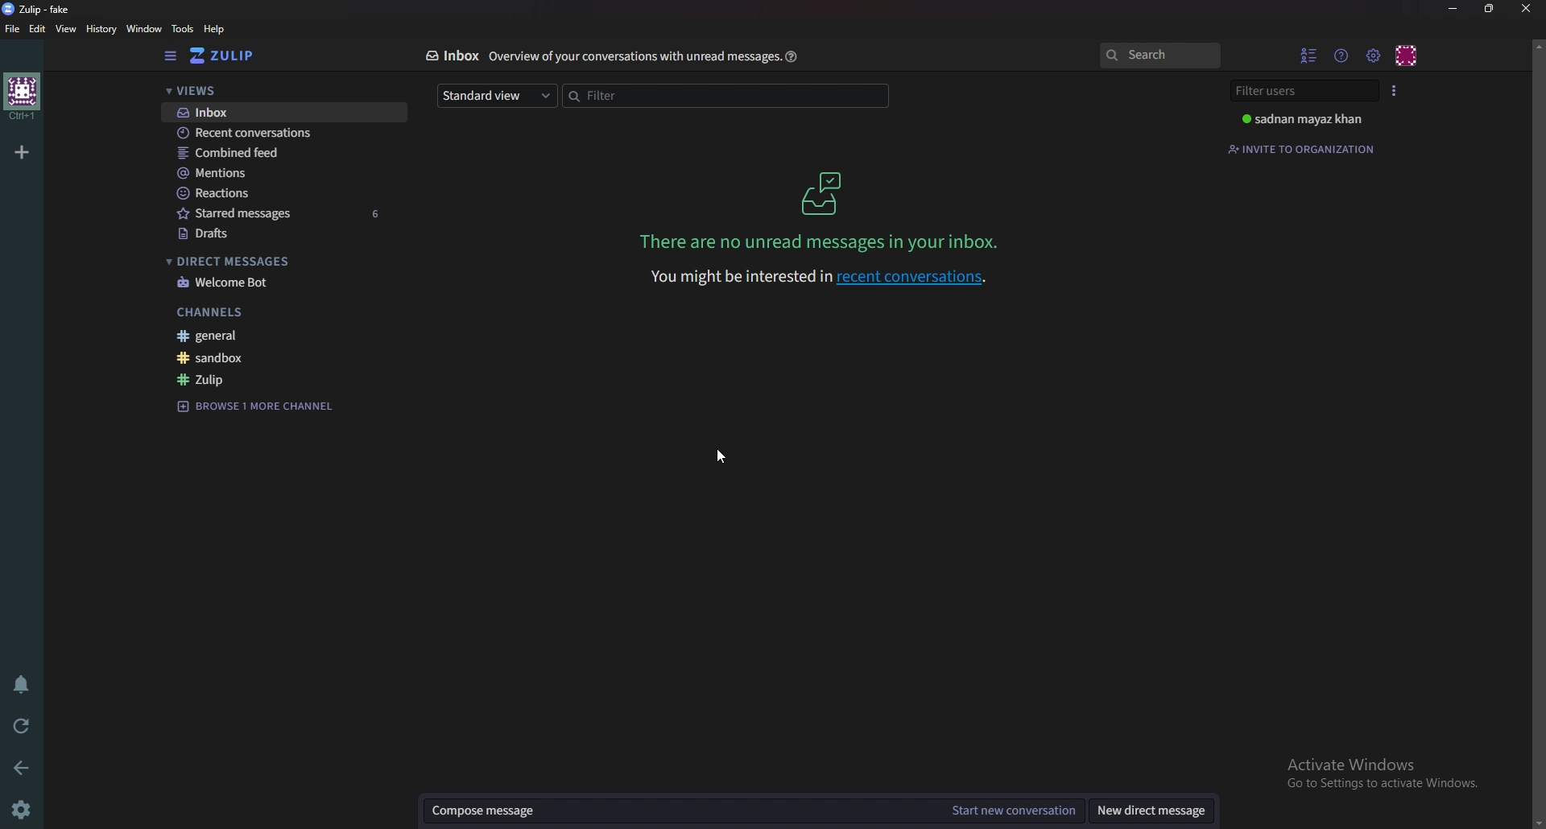 This screenshot has width=1546, height=829. I want to click on zulip-fake, so click(39, 9).